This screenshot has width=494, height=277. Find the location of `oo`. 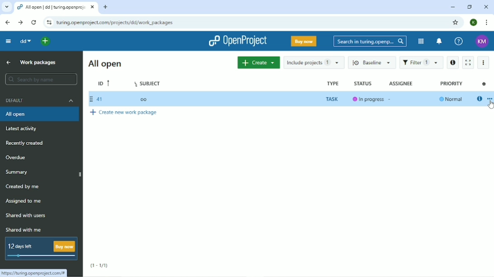

oo is located at coordinates (143, 100).